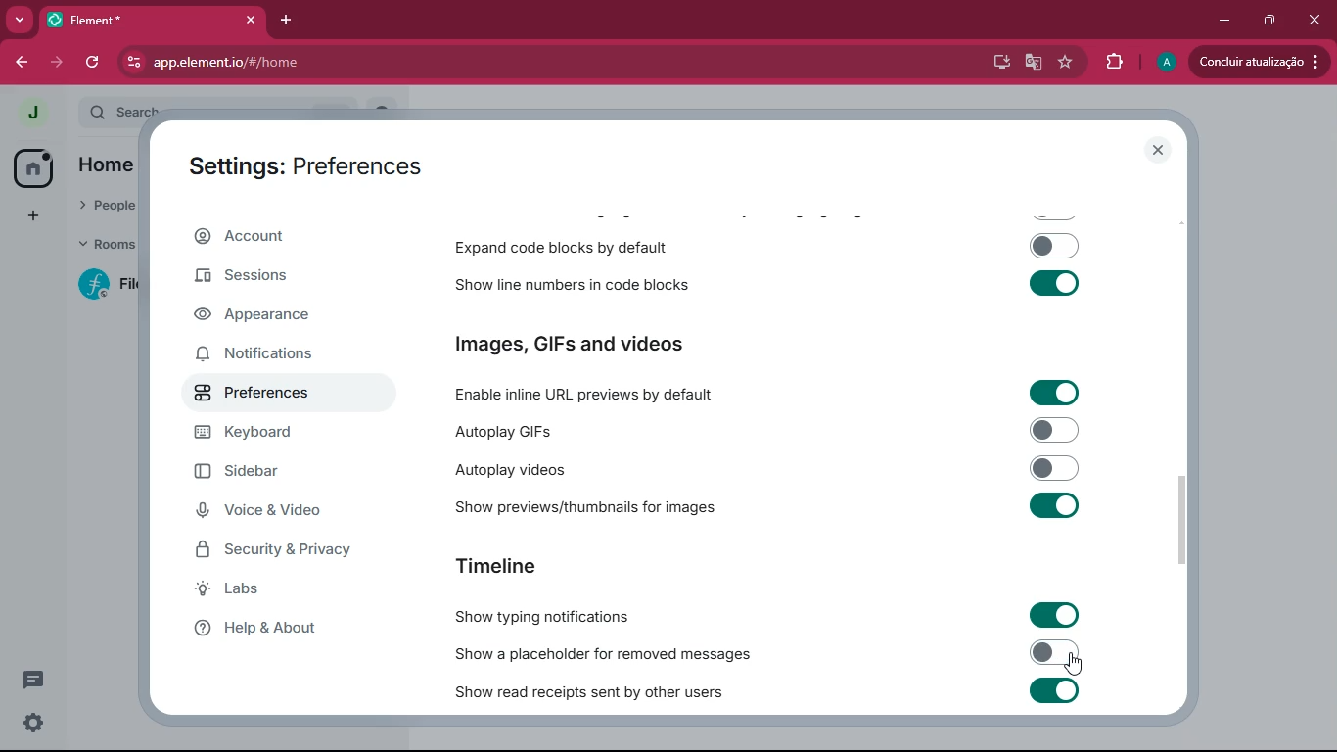  What do you see at coordinates (997, 63) in the screenshot?
I see `desktop` at bounding box center [997, 63].